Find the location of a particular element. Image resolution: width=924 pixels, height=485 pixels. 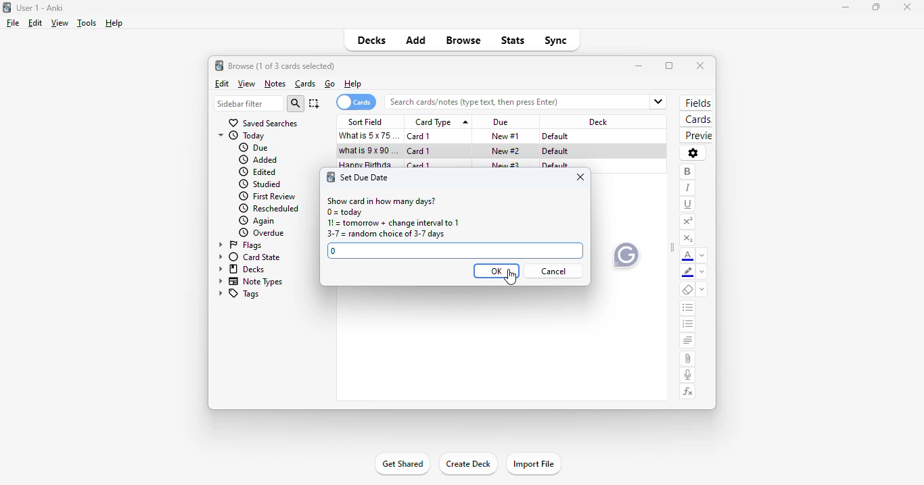

new #1 is located at coordinates (506, 136).